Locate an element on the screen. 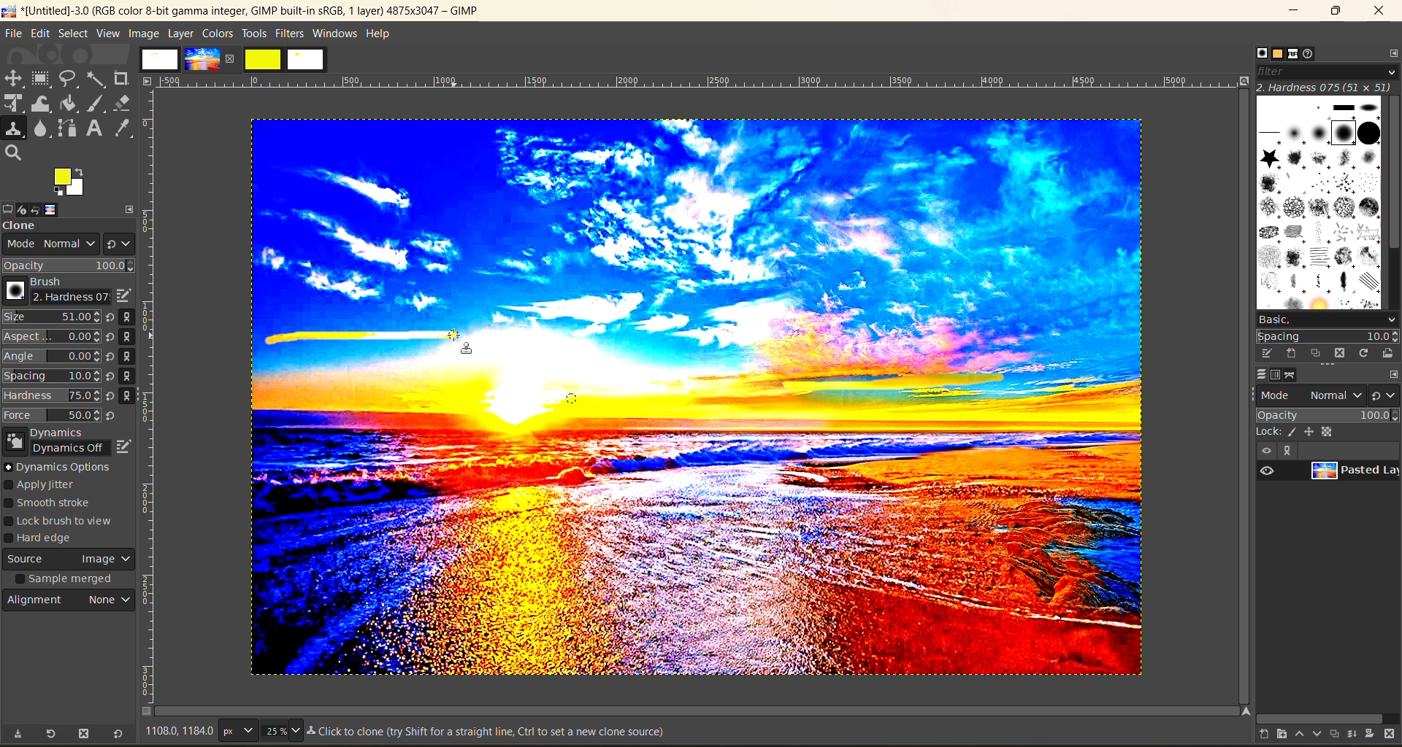  file is located at coordinates (14, 33).